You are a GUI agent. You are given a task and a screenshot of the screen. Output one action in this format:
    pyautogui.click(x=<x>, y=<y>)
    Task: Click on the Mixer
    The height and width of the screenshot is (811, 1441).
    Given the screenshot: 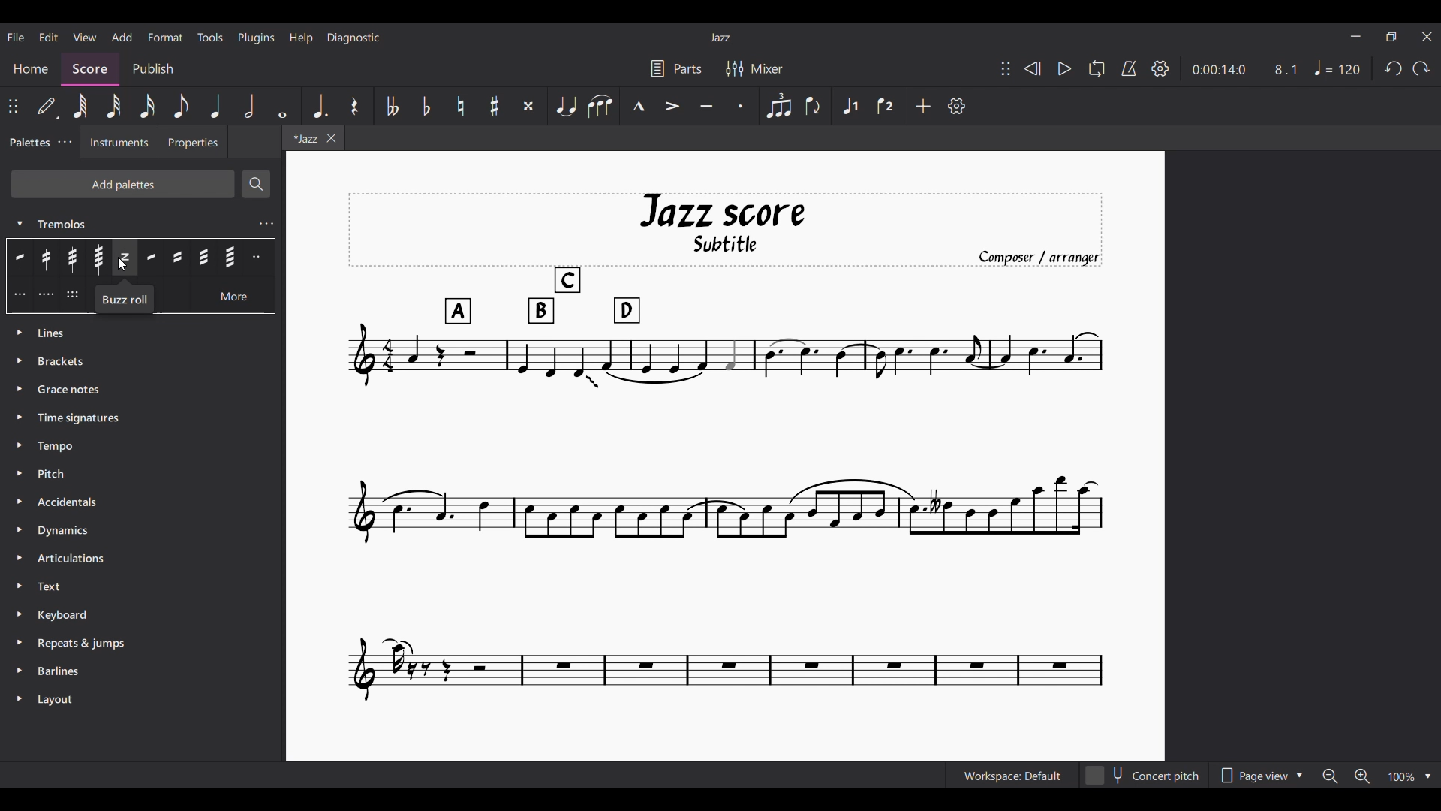 What is the action you would take?
    pyautogui.click(x=754, y=68)
    